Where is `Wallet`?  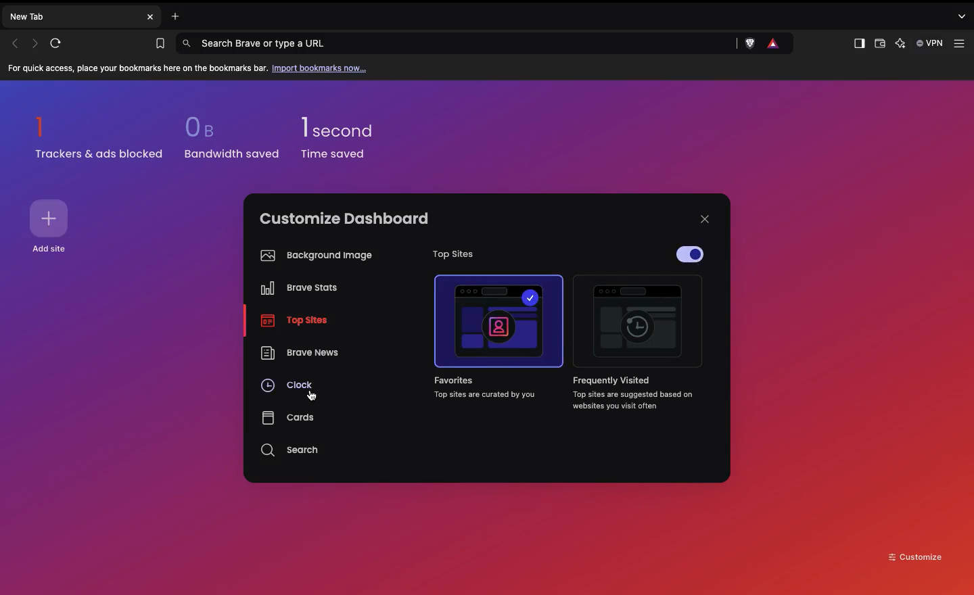
Wallet is located at coordinates (879, 45).